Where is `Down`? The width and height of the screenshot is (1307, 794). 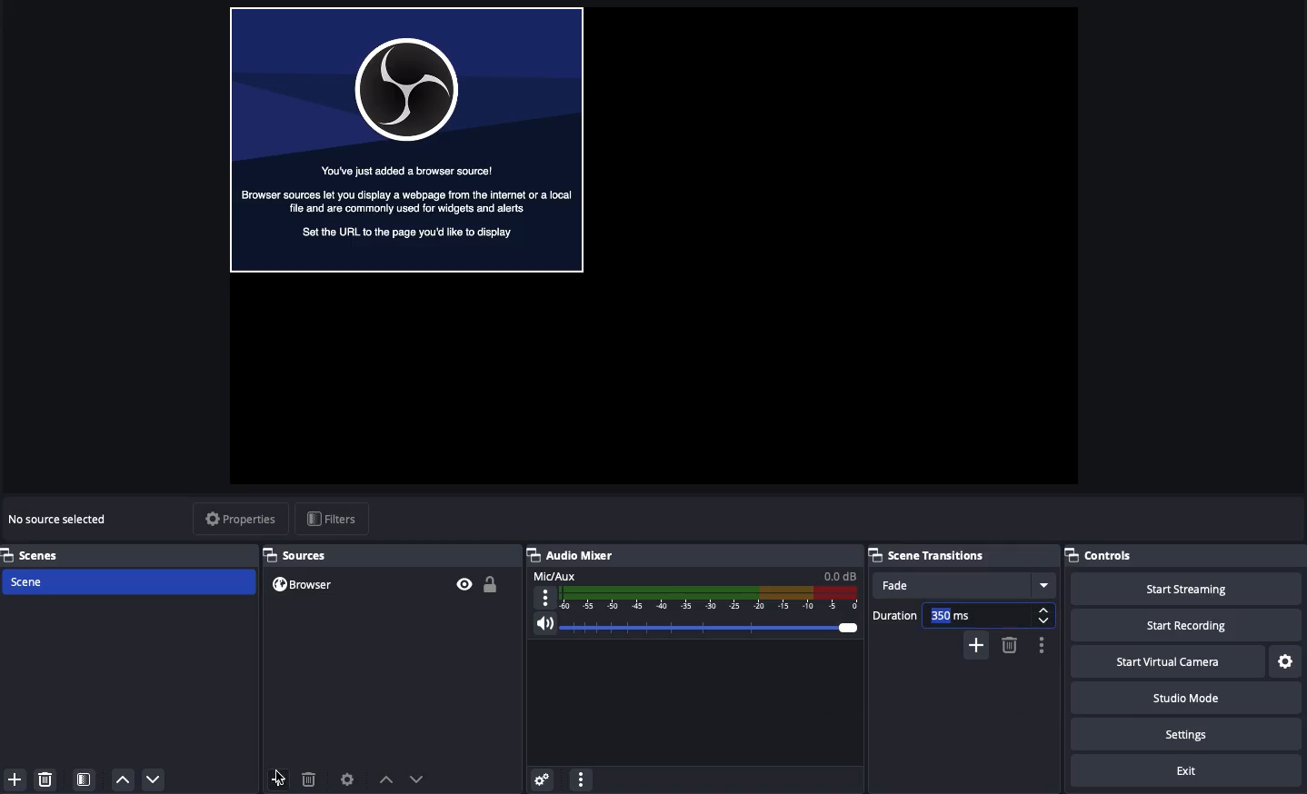
Down is located at coordinates (155, 779).